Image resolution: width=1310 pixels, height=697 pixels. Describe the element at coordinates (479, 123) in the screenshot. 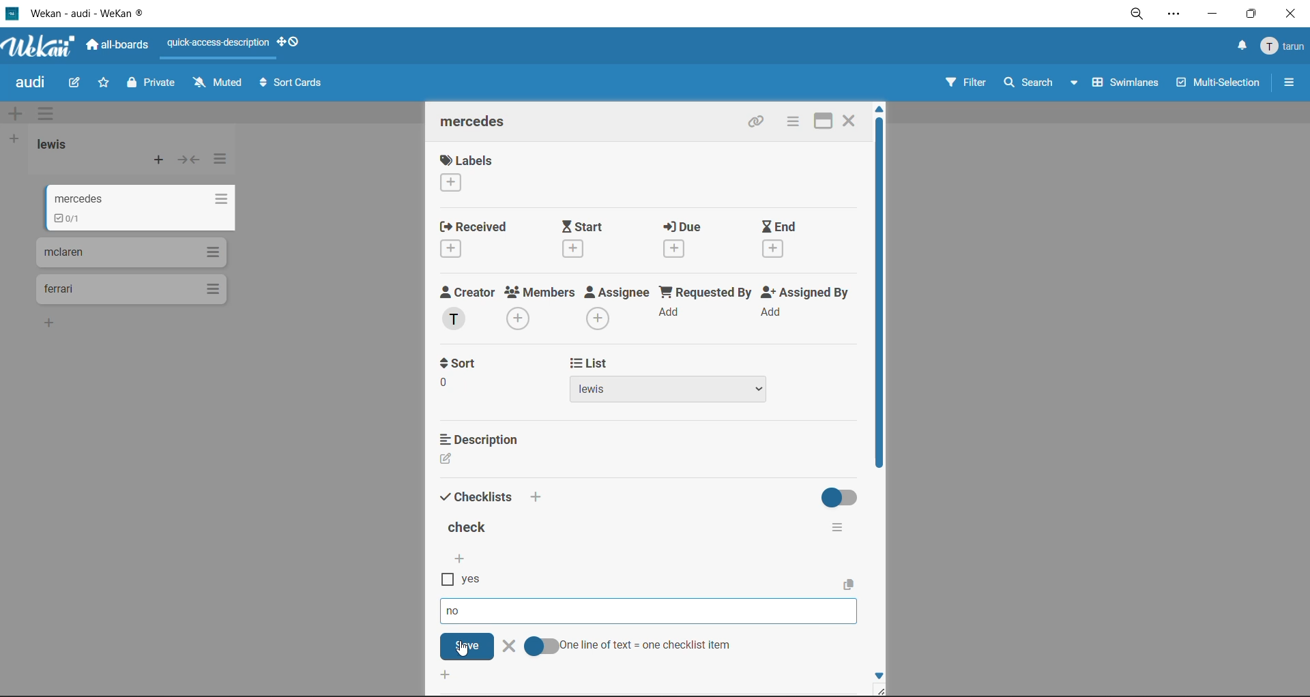

I see `card title` at that location.